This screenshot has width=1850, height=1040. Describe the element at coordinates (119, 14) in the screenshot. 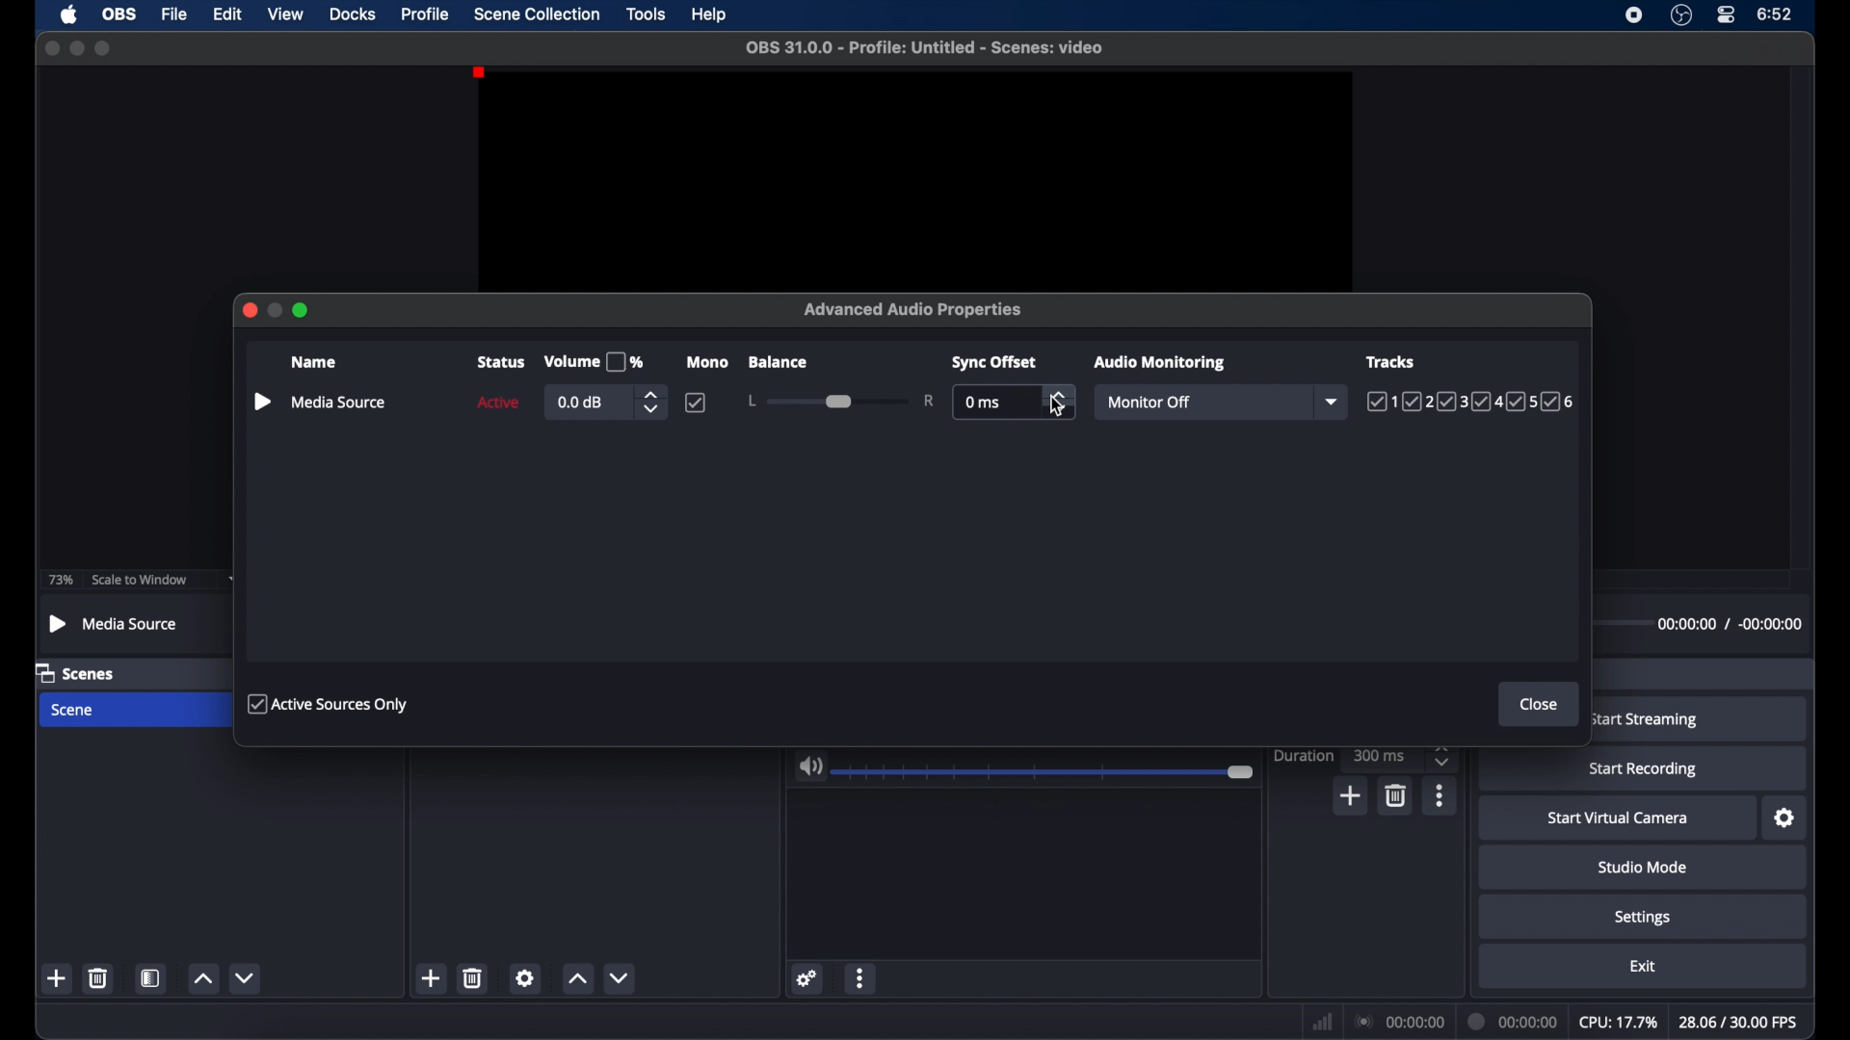

I see `obs` at that location.